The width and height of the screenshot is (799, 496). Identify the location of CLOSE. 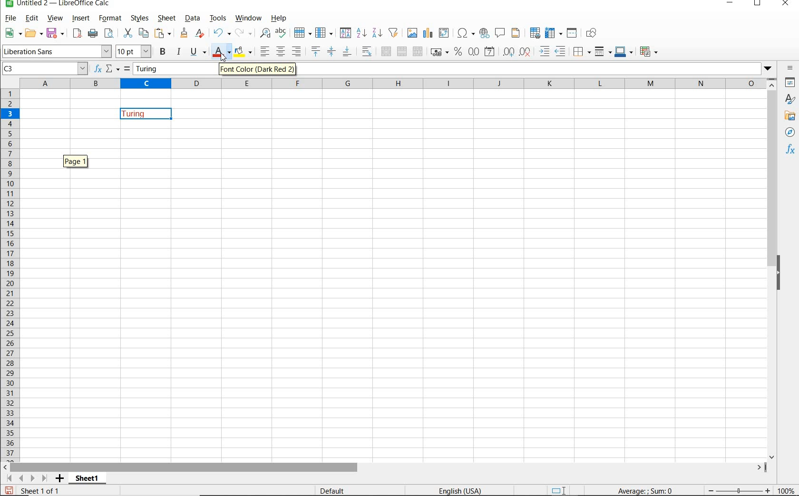
(786, 5).